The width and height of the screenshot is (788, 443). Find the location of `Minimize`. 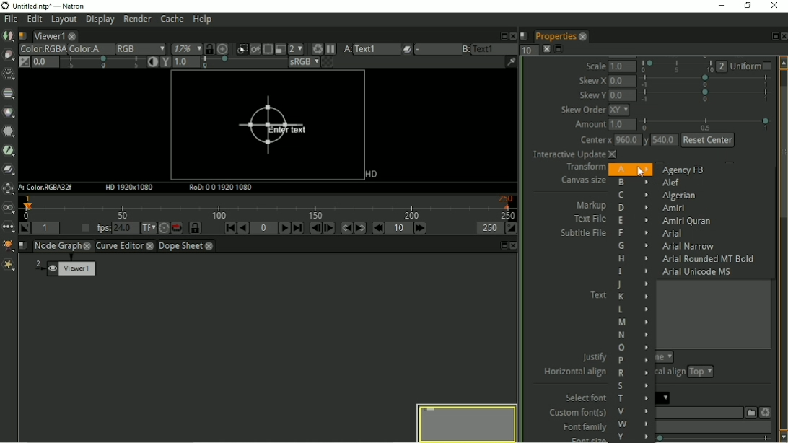

Minimize is located at coordinates (724, 6).